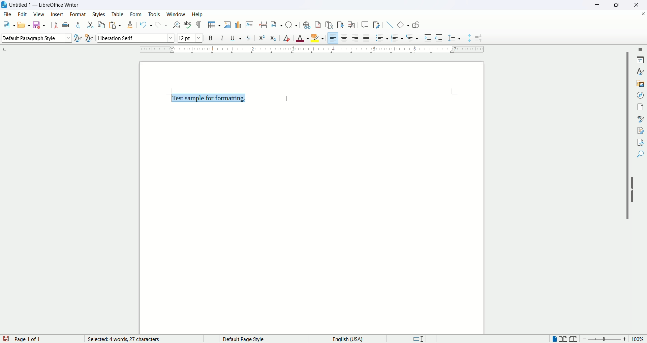  I want to click on update selected style, so click(78, 37).